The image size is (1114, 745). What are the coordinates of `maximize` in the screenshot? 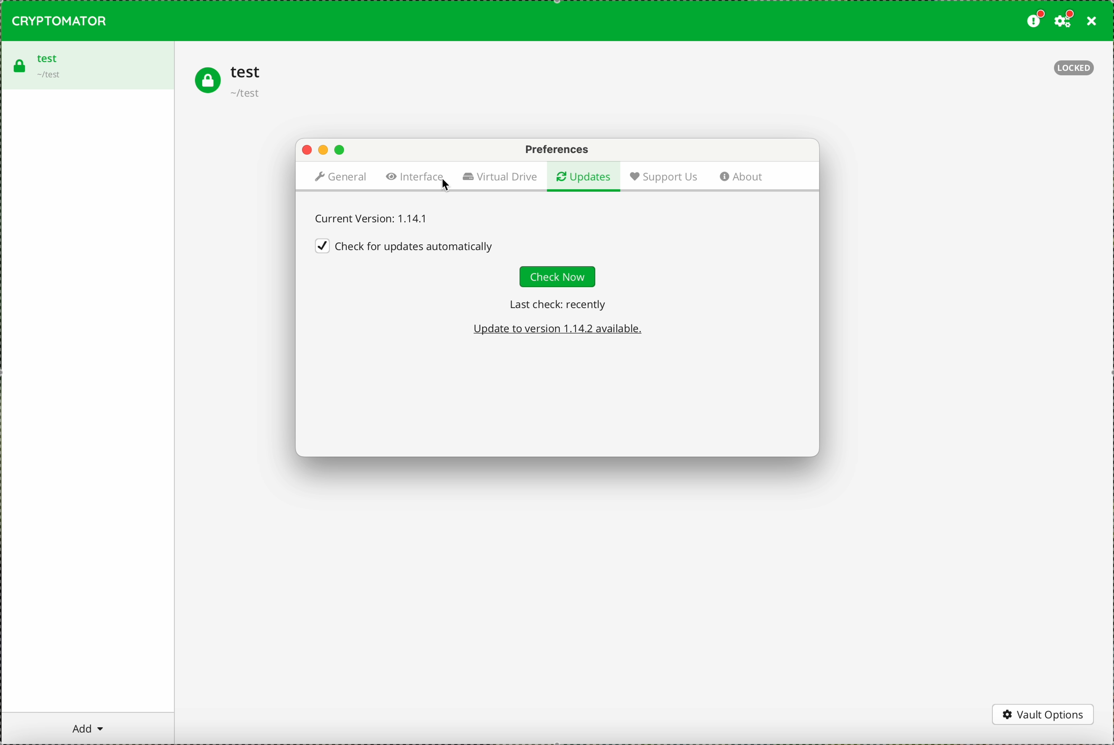 It's located at (341, 152).